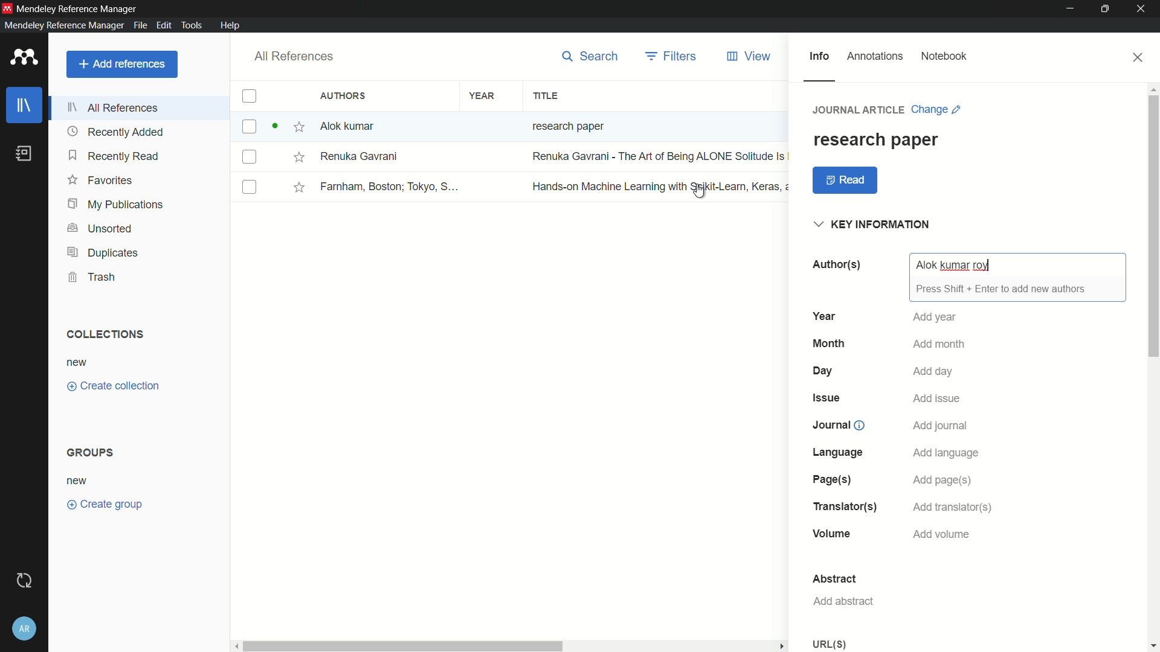 This screenshot has width=1160, height=652. I want to click on add issue, so click(939, 397).